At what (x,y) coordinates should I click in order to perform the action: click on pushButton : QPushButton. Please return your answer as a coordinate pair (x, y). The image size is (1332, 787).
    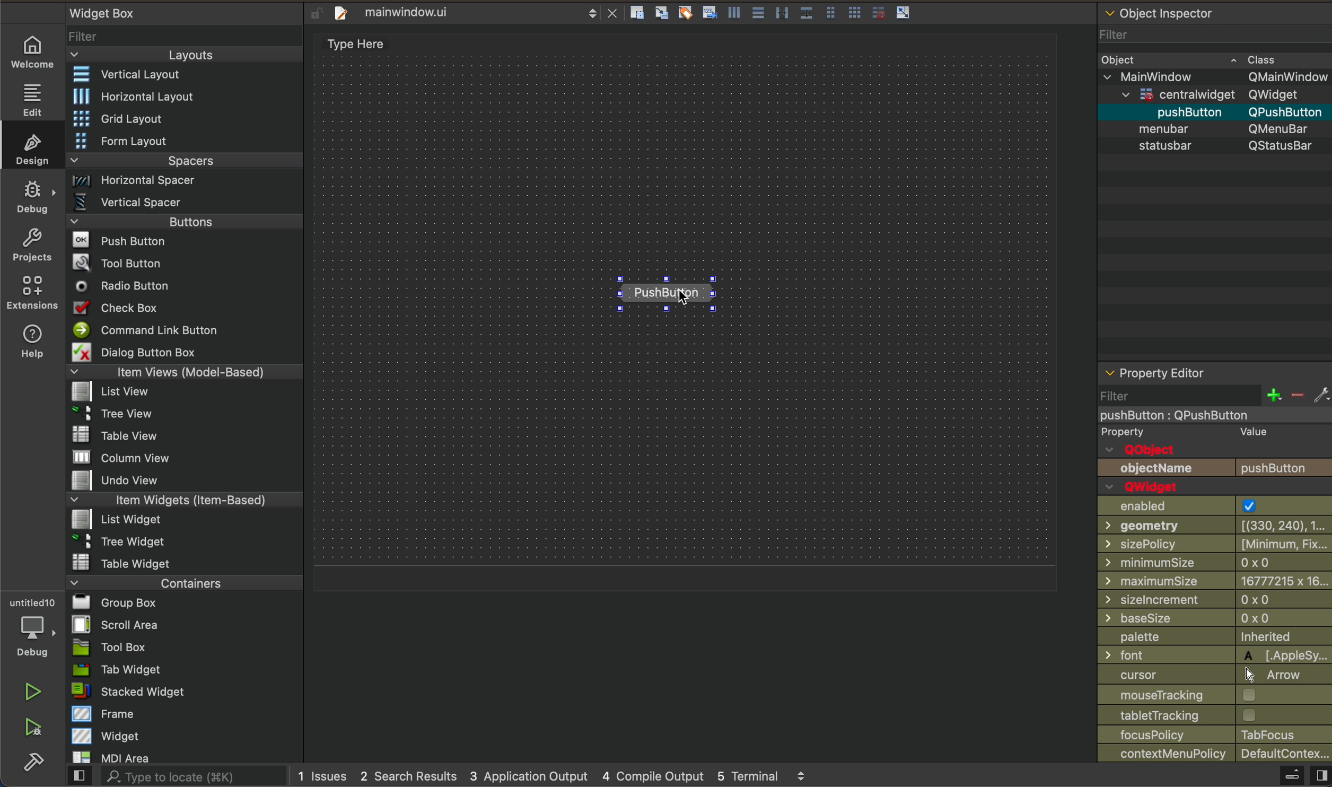
    Looking at the image, I should click on (1179, 416).